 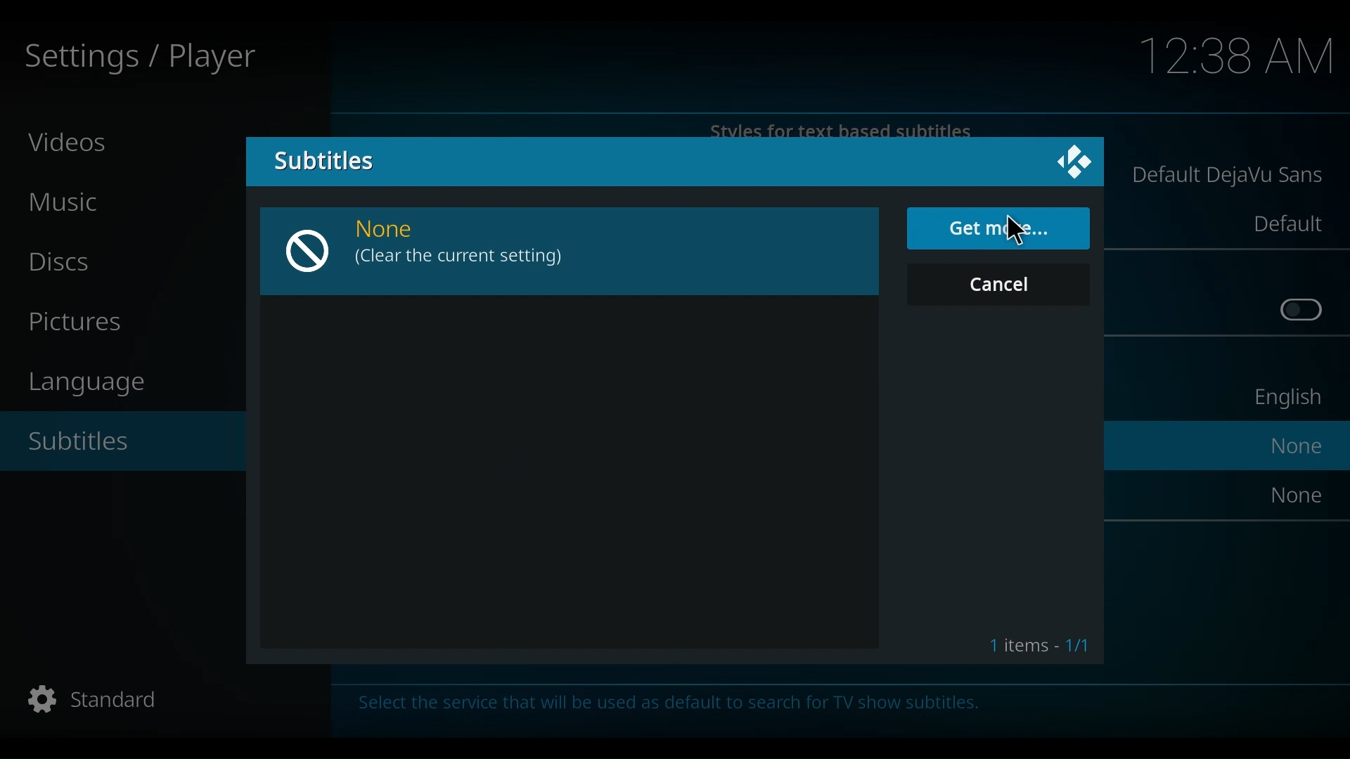 What do you see at coordinates (844, 129) in the screenshot?
I see `Styles for text based subtitles` at bounding box center [844, 129].